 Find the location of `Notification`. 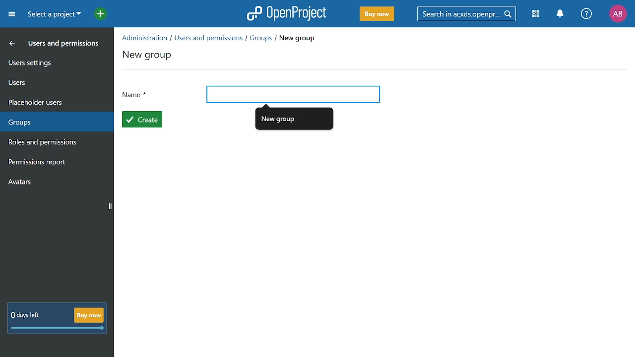

Notification is located at coordinates (560, 14).